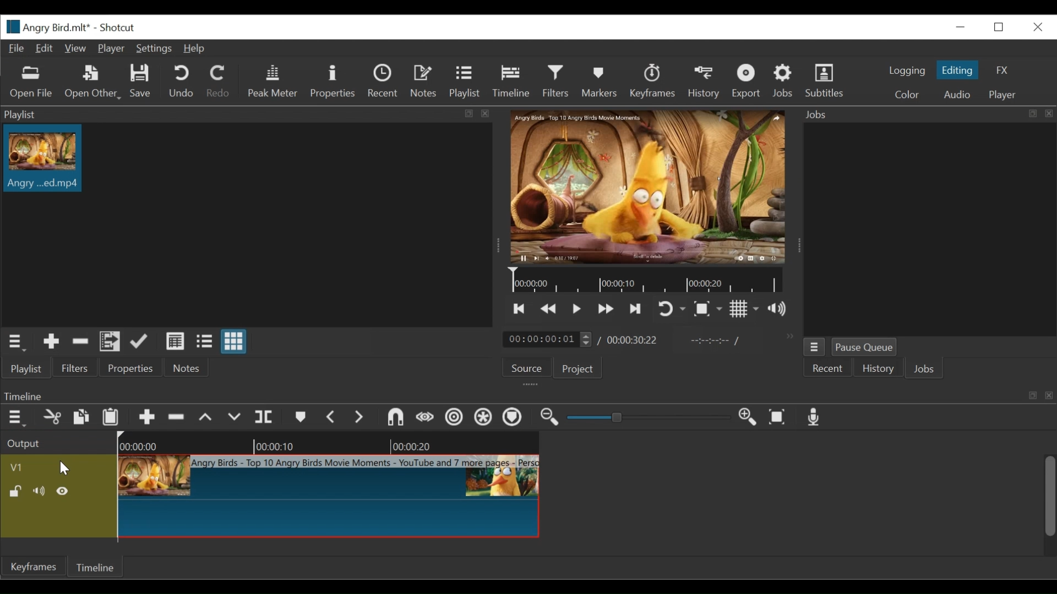 Image resolution: width=1057 pixels, height=594 pixels. Describe the element at coordinates (183, 82) in the screenshot. I see `Undo` at that location.